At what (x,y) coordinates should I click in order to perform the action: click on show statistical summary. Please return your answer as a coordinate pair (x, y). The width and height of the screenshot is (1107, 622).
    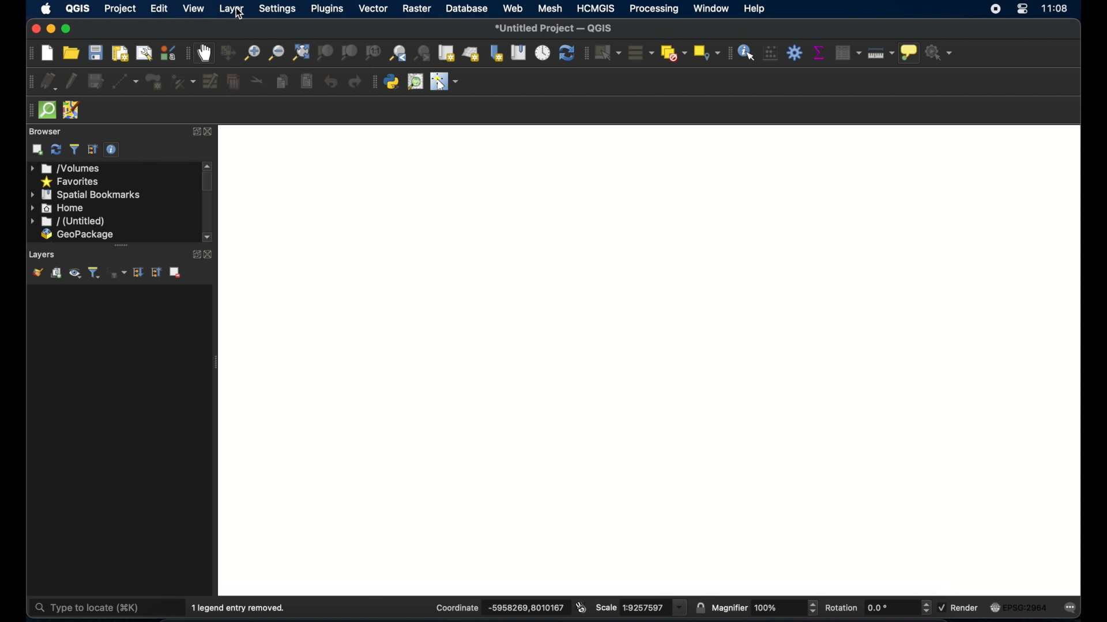
    Looking at the image, I should click on (818, 52).